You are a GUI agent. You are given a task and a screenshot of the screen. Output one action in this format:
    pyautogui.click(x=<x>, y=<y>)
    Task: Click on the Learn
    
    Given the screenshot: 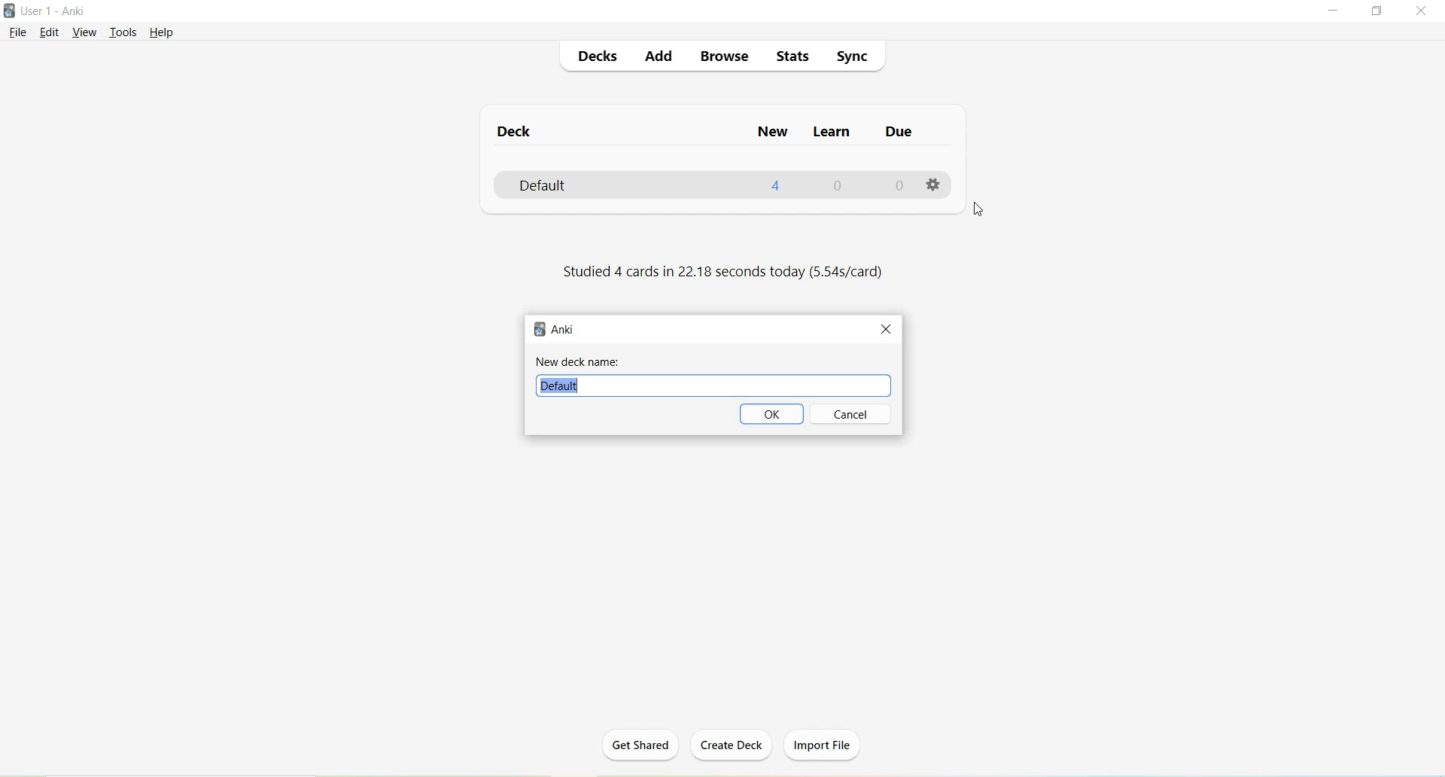 What is the action you would take?
    pyautogui.click(x=829, y=133)
    